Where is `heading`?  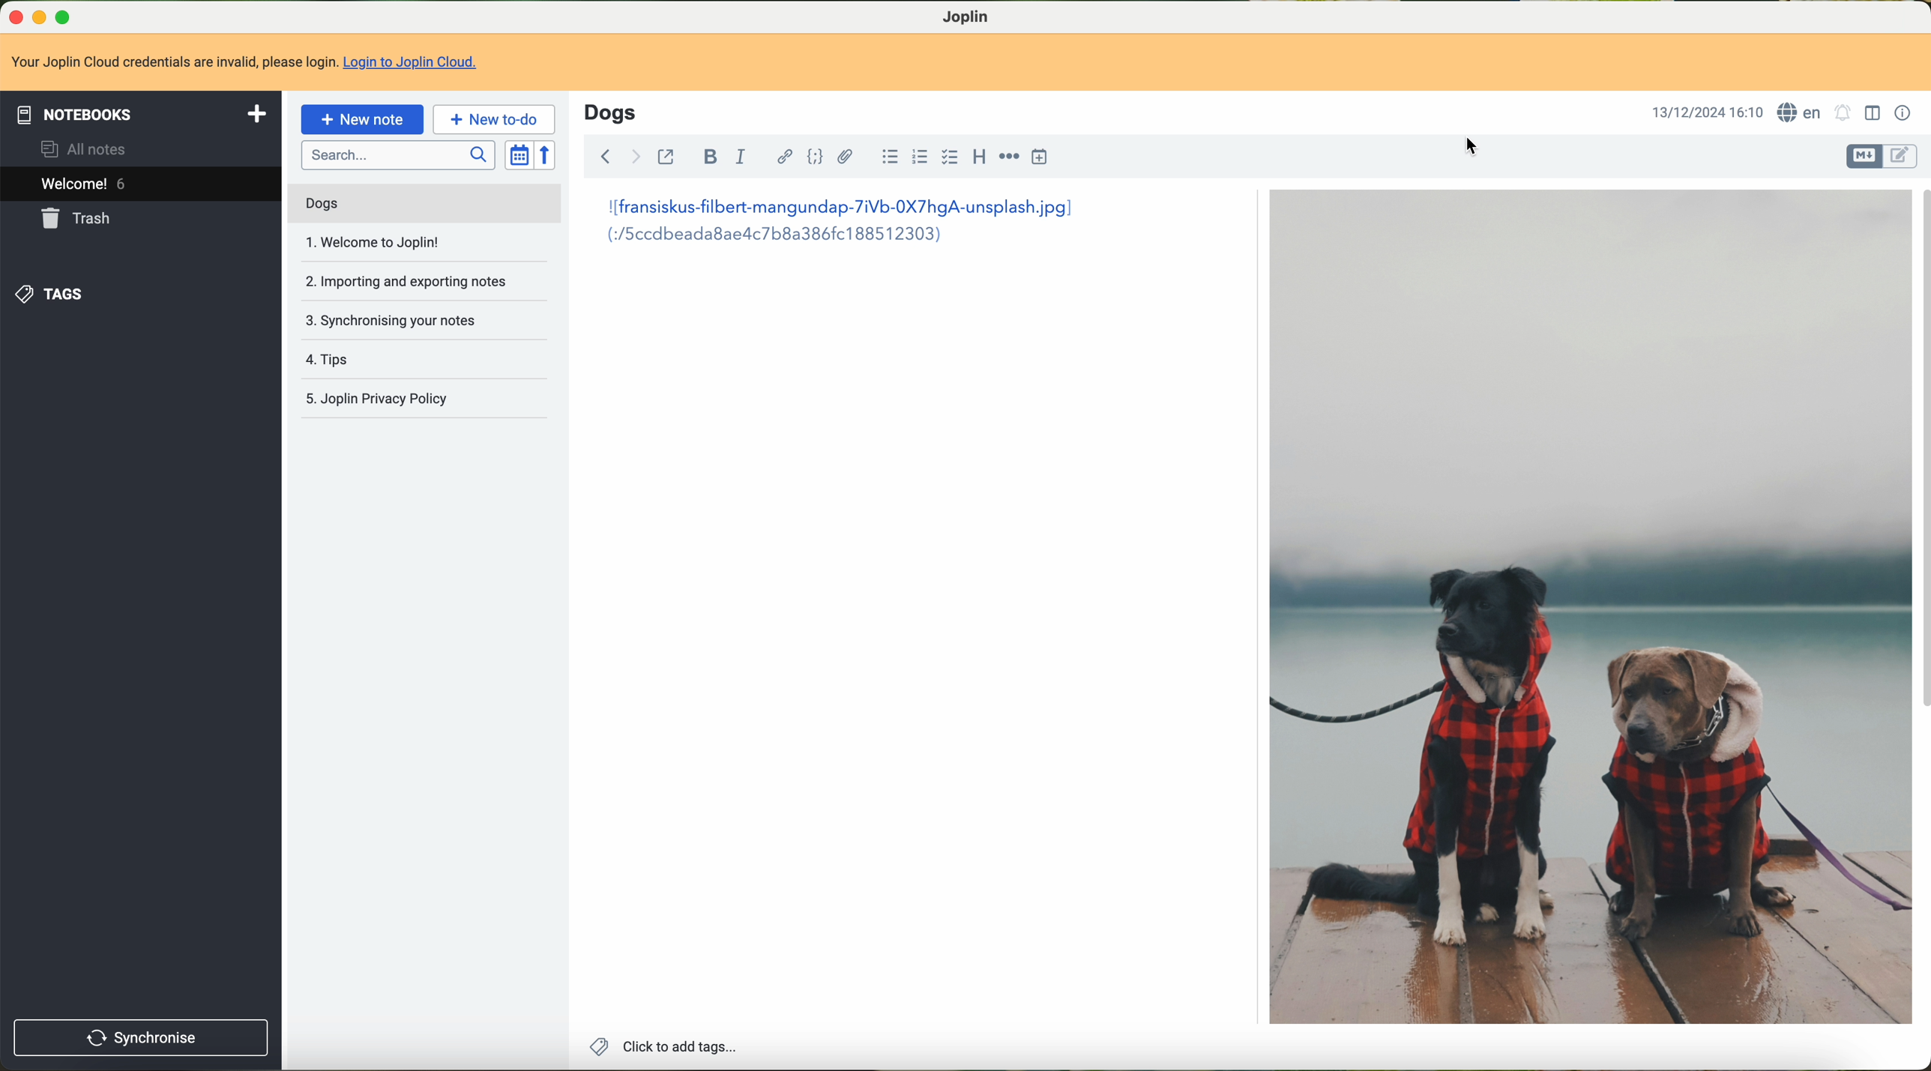
heading is located at coordinates (980, 158).